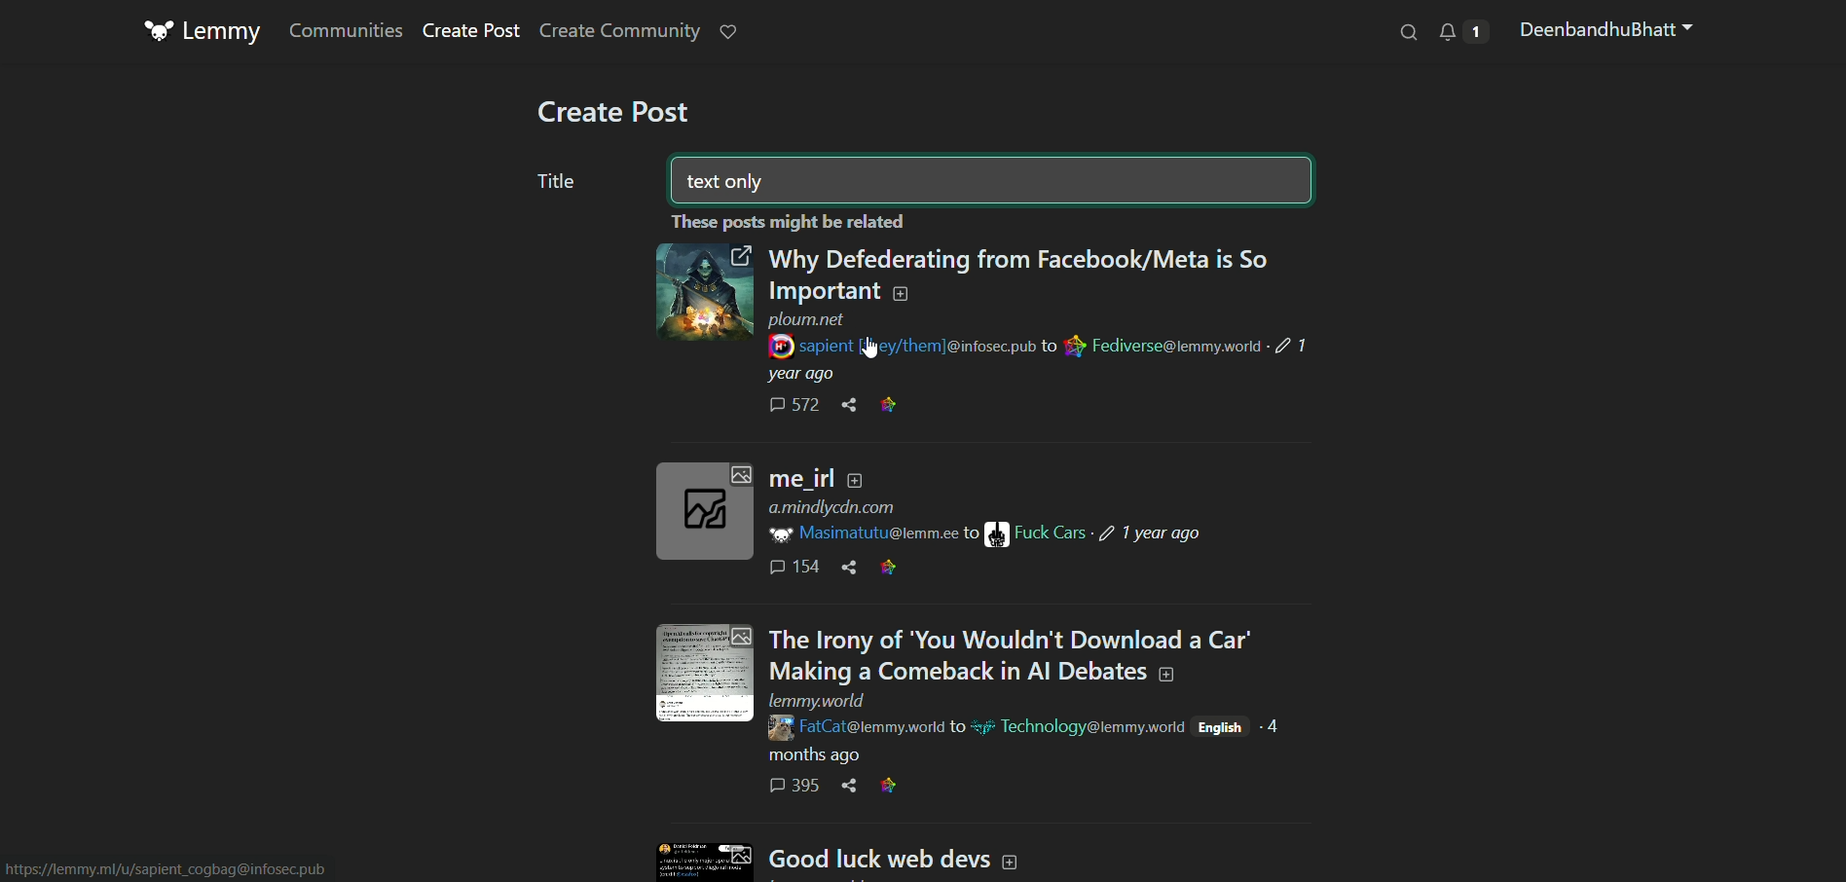 Image resolution: width=1846 pixels, height=882 pixels. What do you see at coordinates (204, 33) in the screenshot?
I see `logo and title` at bounding box center [204, 33].